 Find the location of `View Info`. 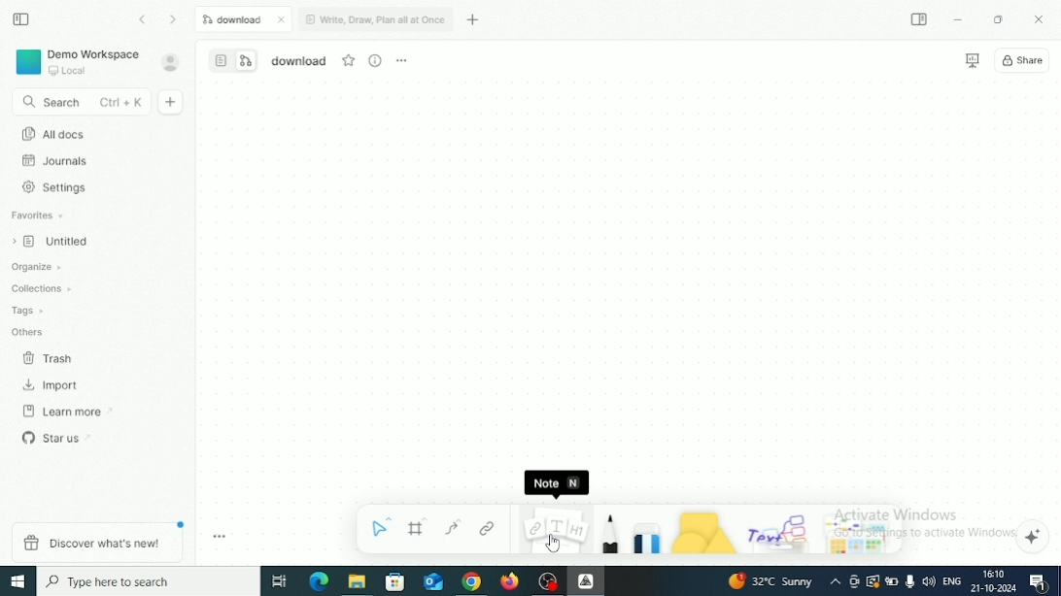

View Info is located at coordinates (376, 60).